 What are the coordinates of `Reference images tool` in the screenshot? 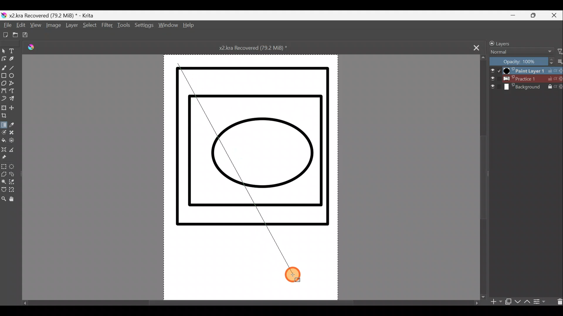 It's located at (4, 159).